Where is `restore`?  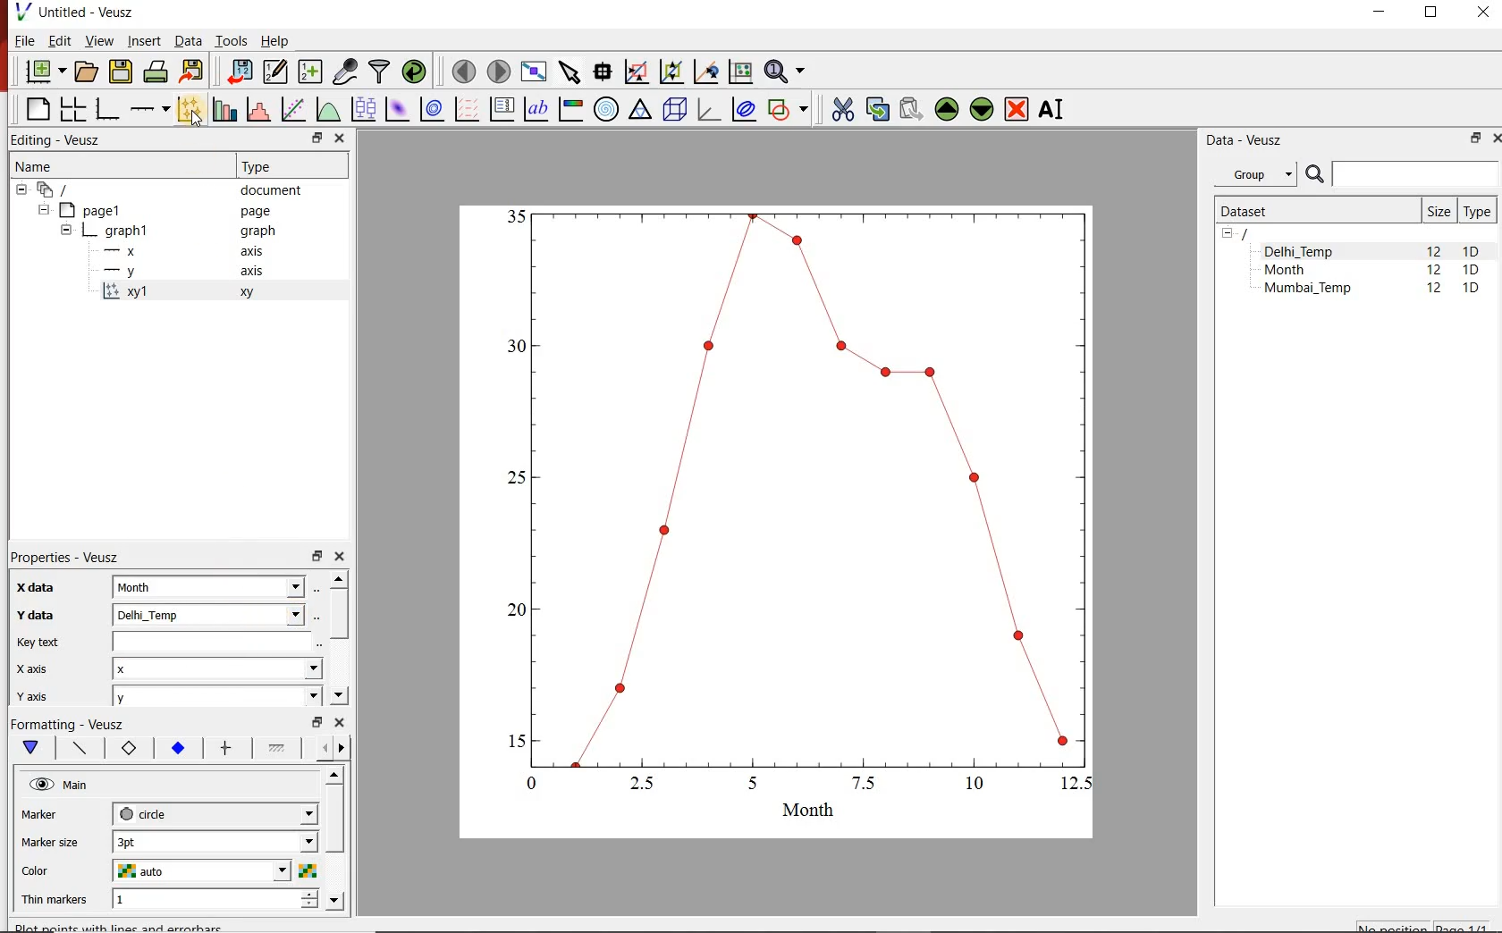 restore is located at coordinates (318, 138).